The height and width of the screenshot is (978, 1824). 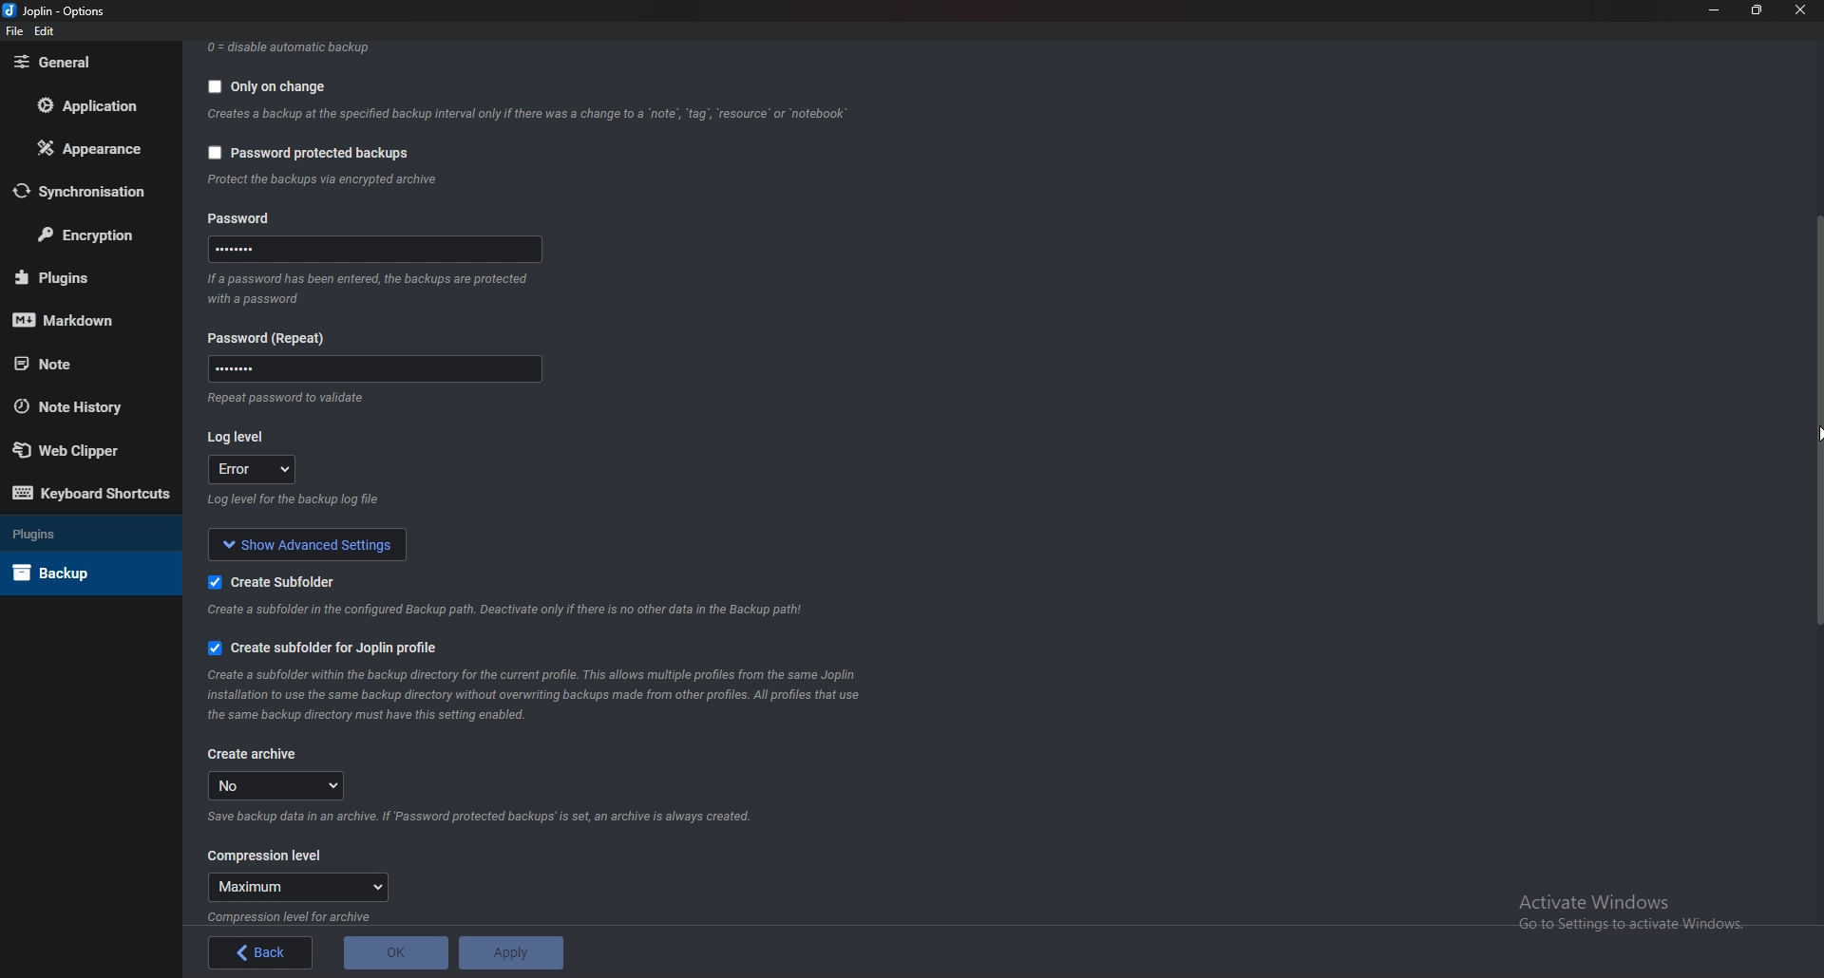 What do you see at coordinates (273, 85) in the screenshot?
I see `Only on change` at bounding box center [273, 85].